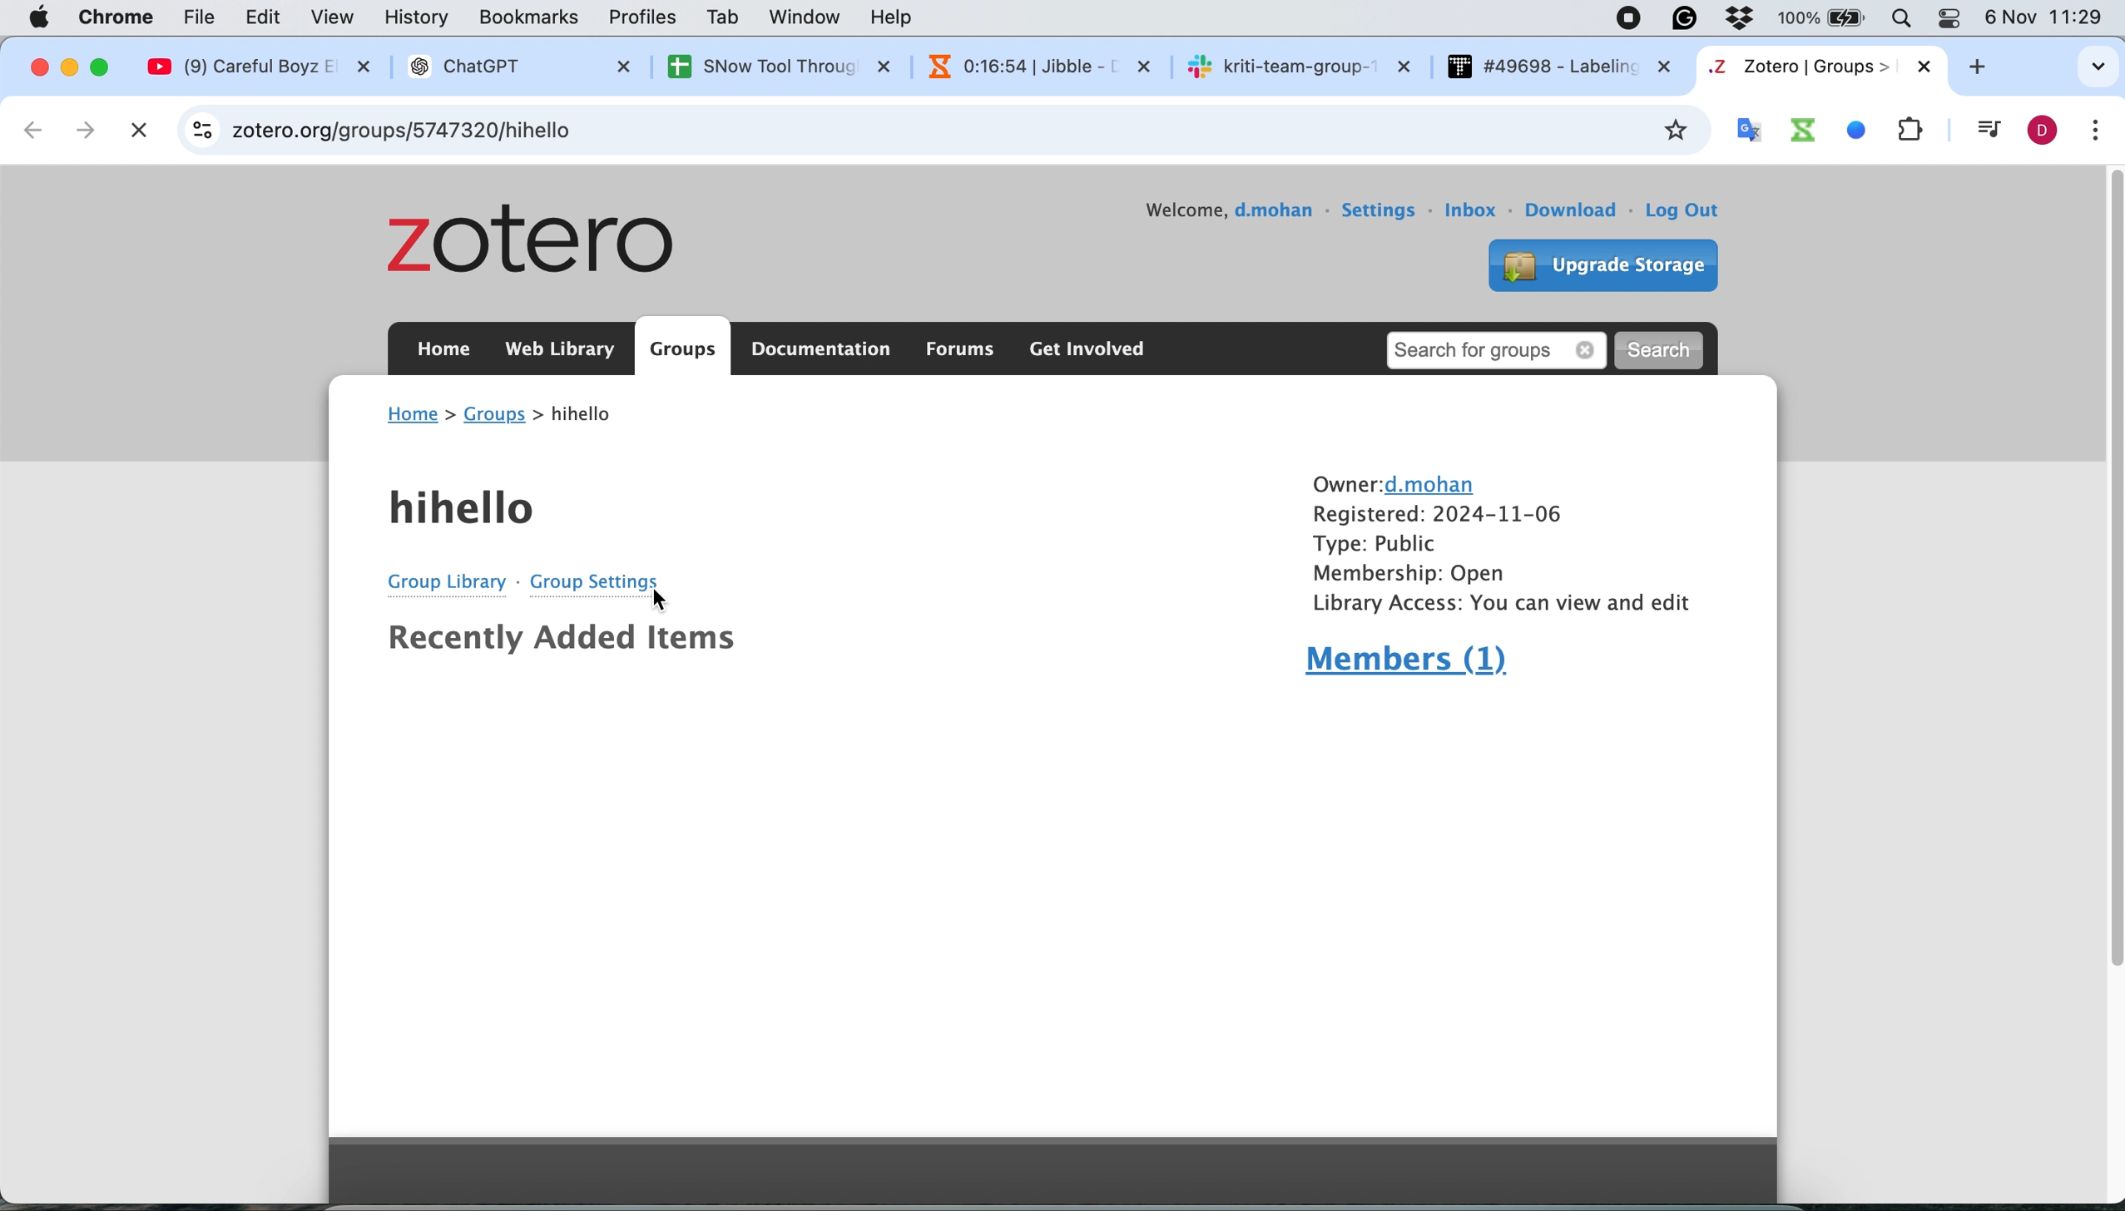  I want to click on Apple logo, so click(39, 17).